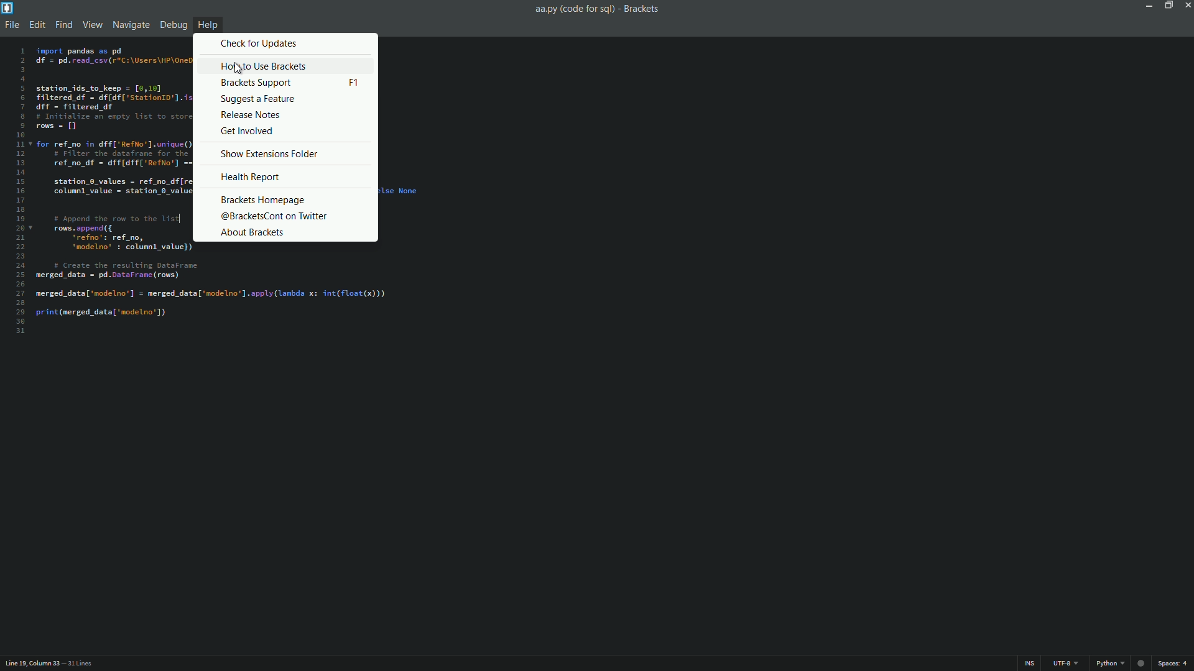  Describe the element at coordinates (251, 116) in the screenshot. I see `release notes` at that location.